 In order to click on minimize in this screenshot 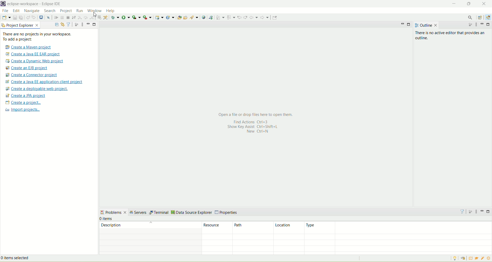, I will do `click(454, 3)`.